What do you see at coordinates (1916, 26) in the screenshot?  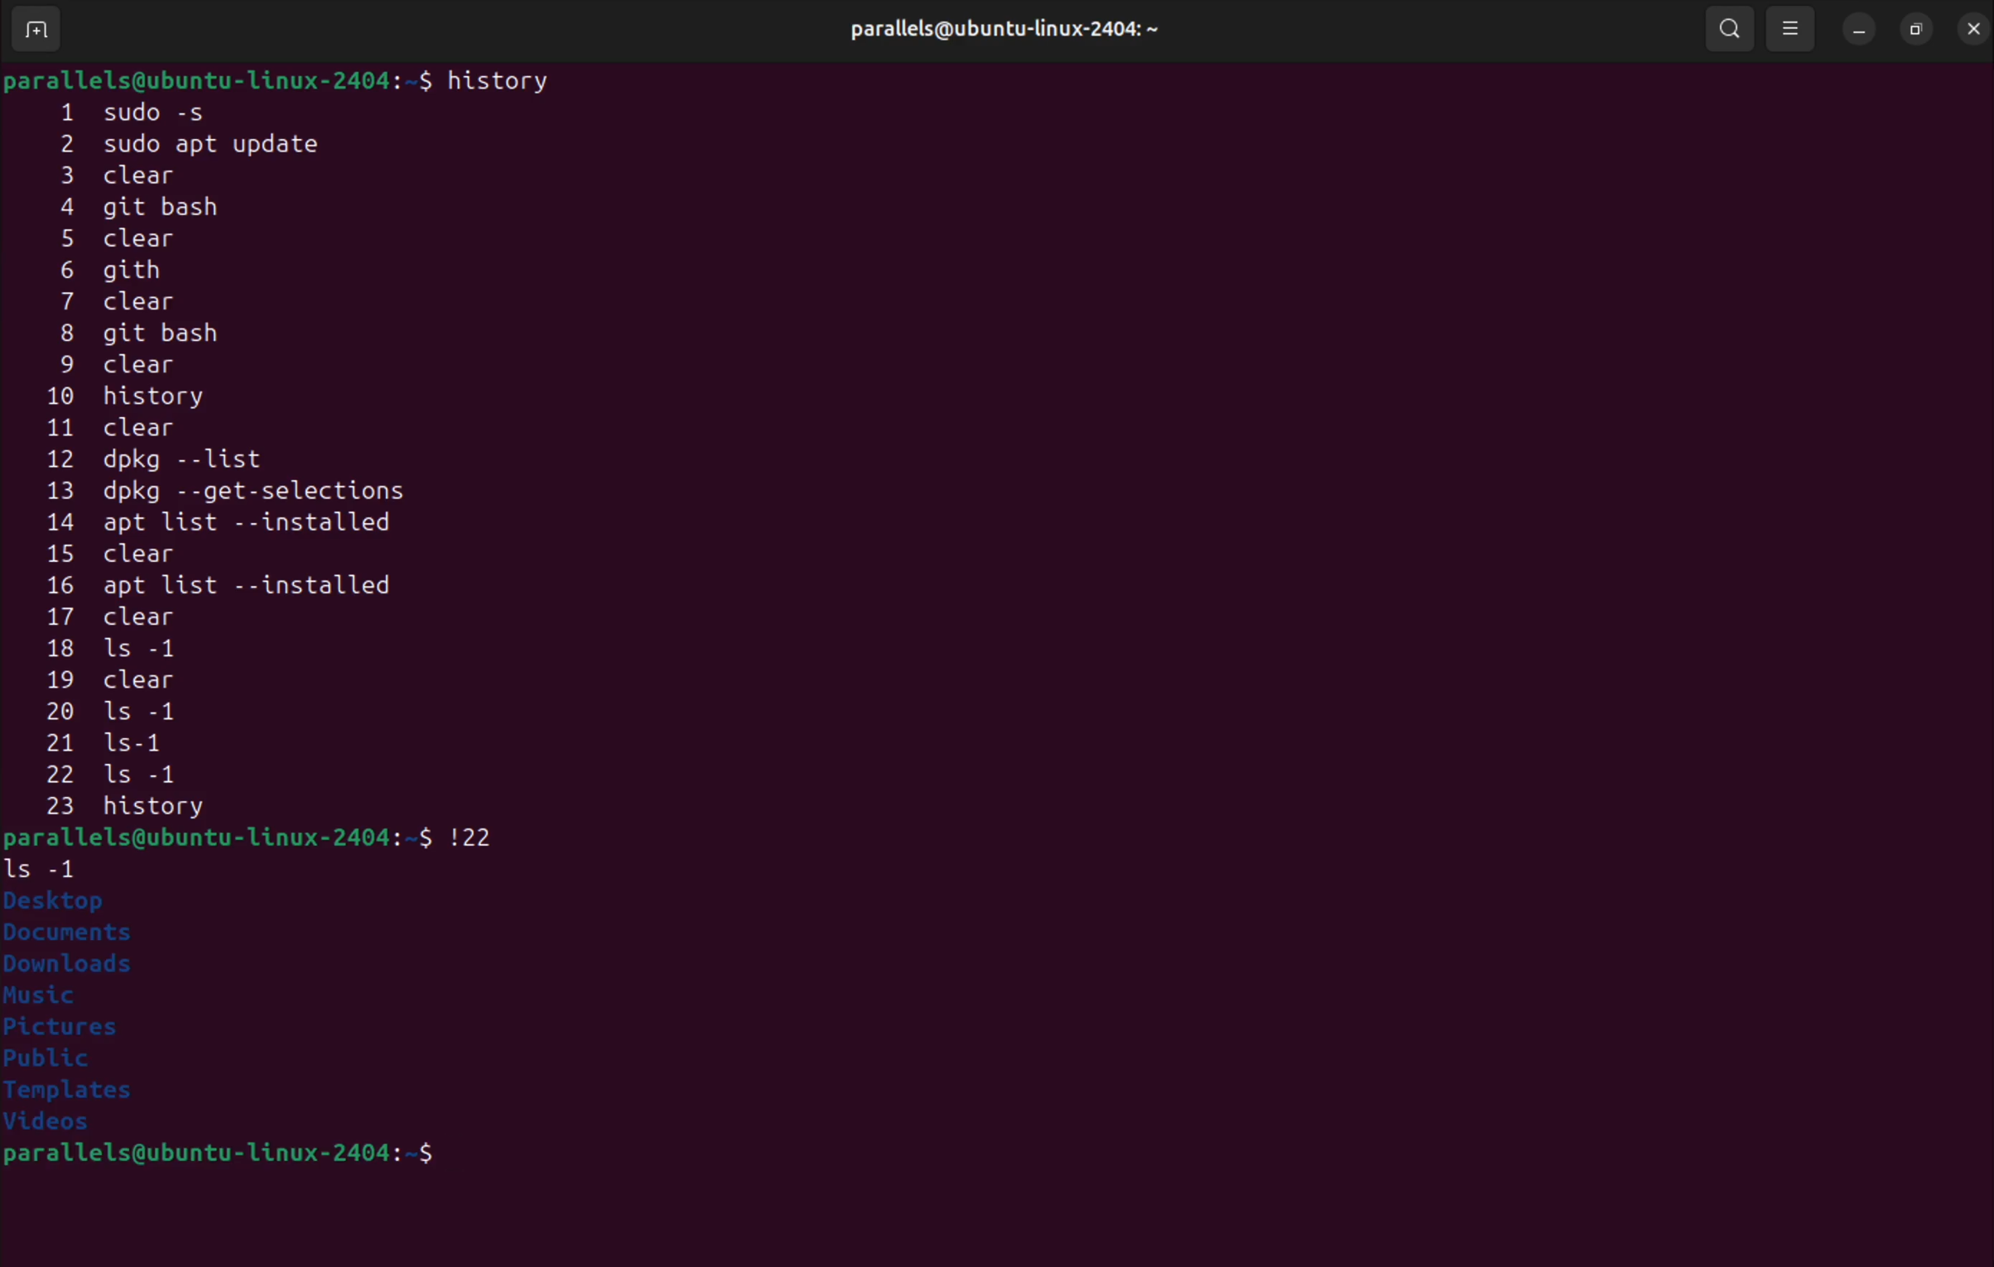 I see `resize` at bounding box center [1916, 26].